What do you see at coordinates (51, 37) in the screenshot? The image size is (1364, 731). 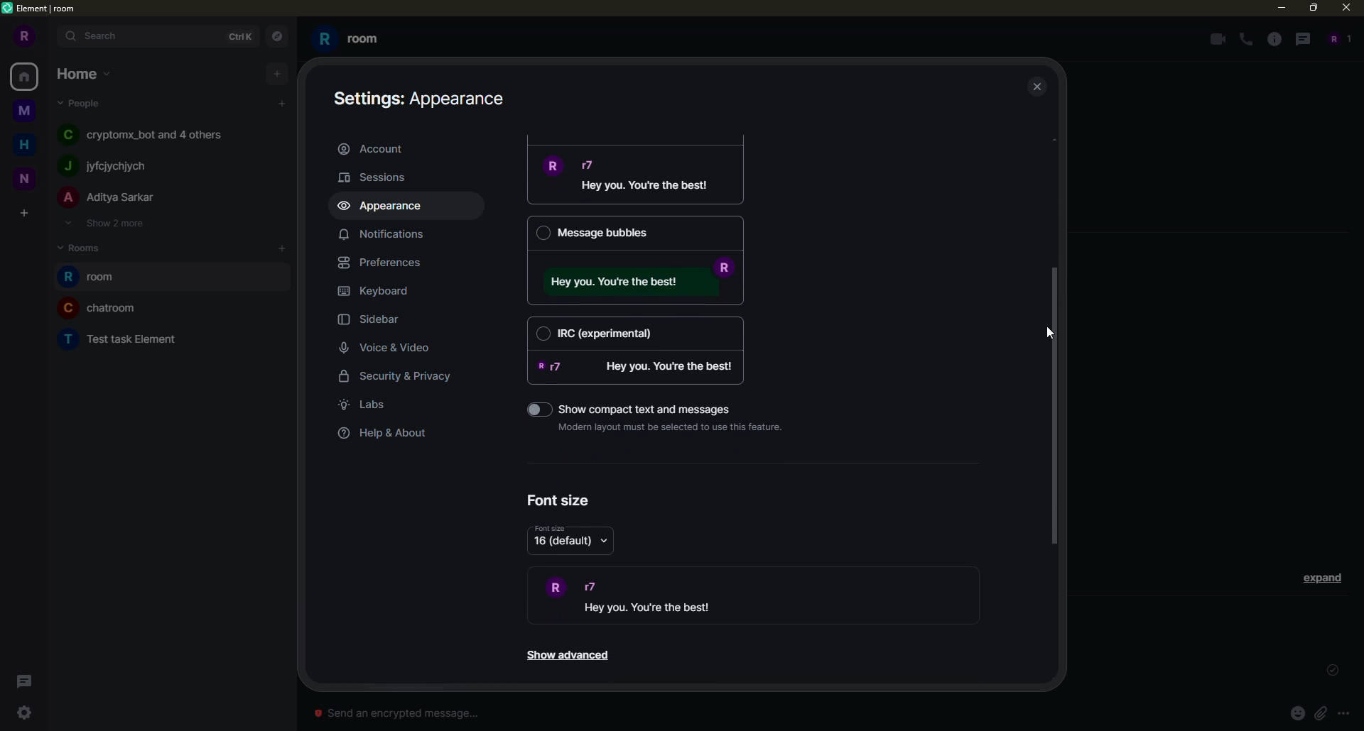 I see `expand` at bounding box center [51, 37].